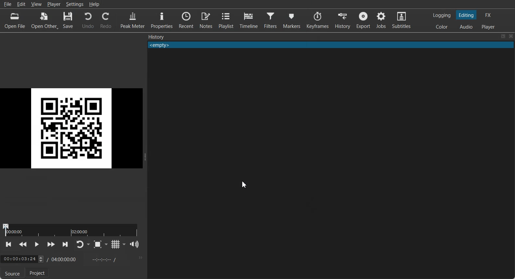 The image size is (515, 279). I want to click on Text, so click(156, 37).